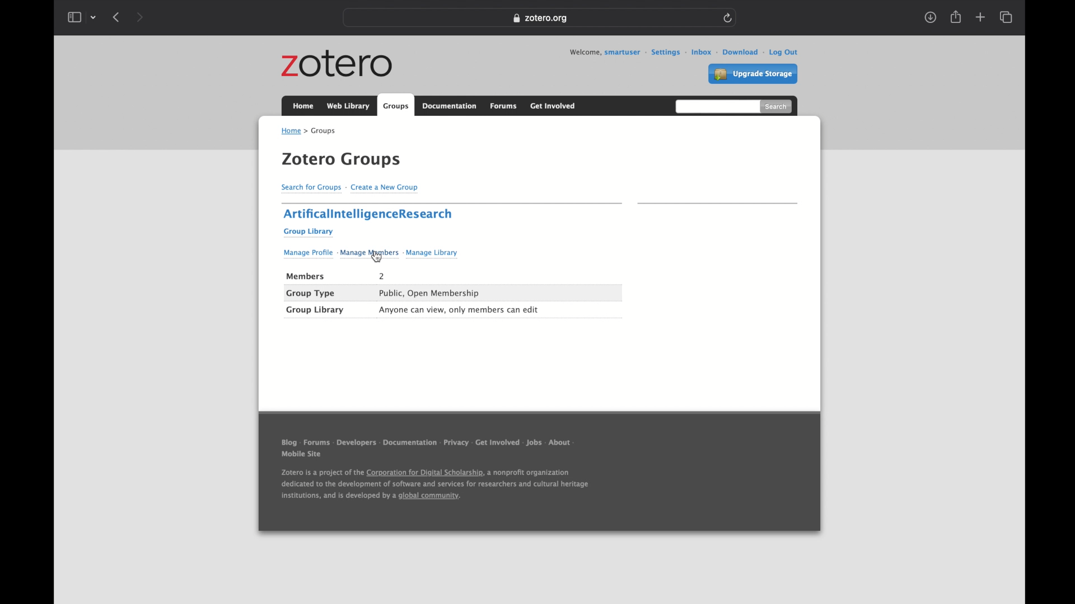 The height and width of the screenshot is (604, 1075). Describe the element at coordinates (931, 17) in the screenshot. I see `downloads` at that location.